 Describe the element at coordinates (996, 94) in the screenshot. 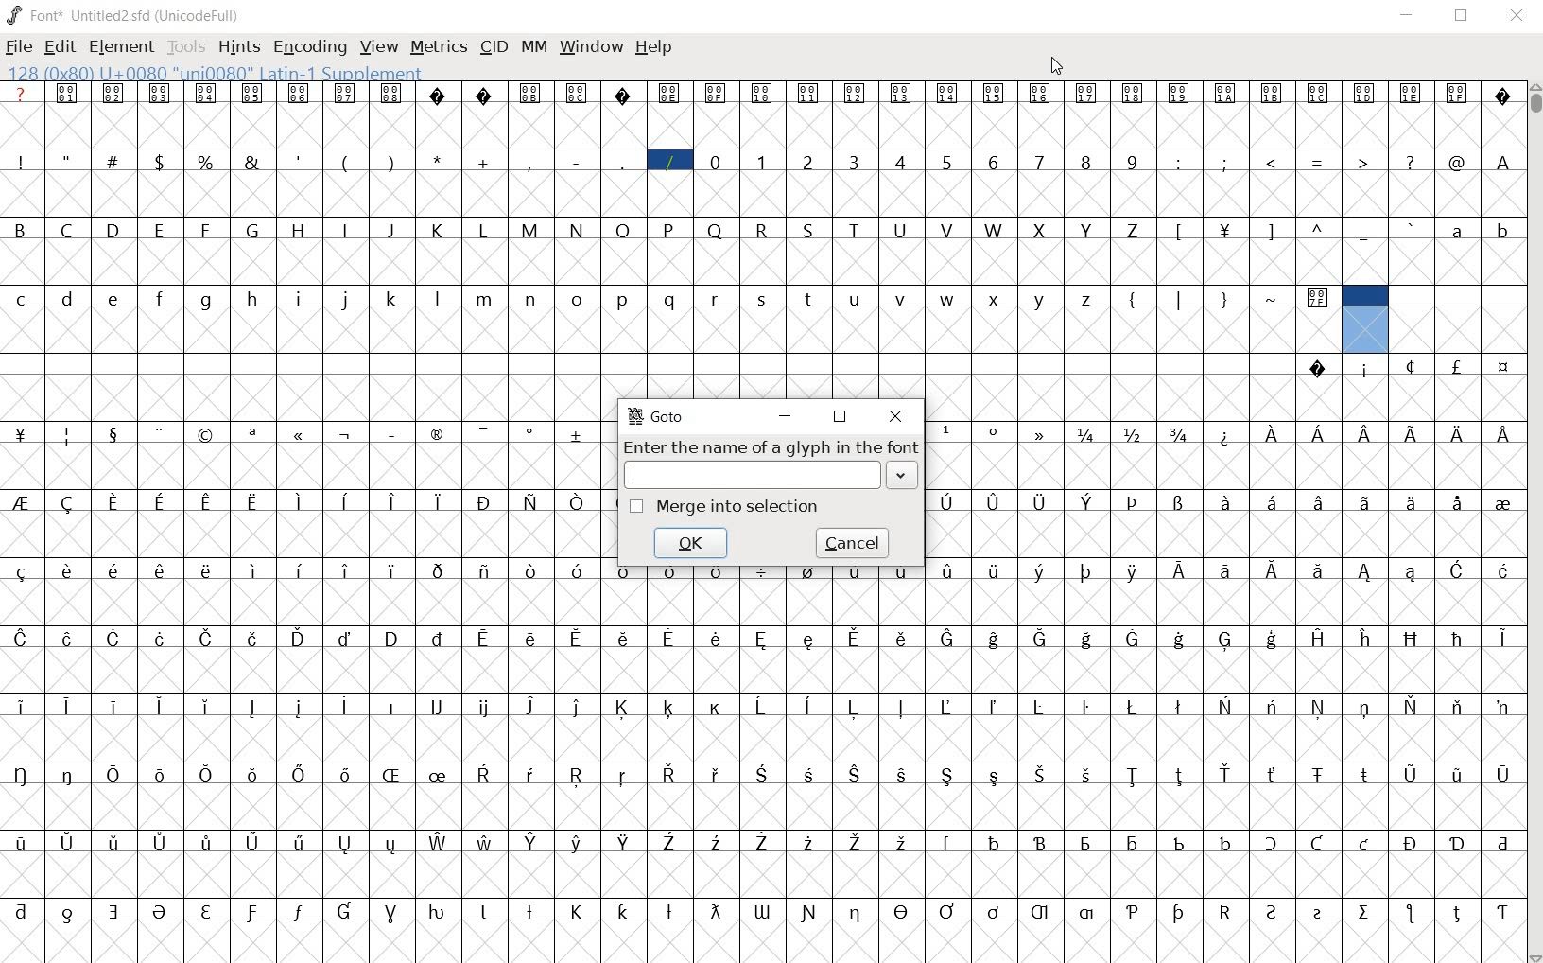

I see `Symbol` at that location.